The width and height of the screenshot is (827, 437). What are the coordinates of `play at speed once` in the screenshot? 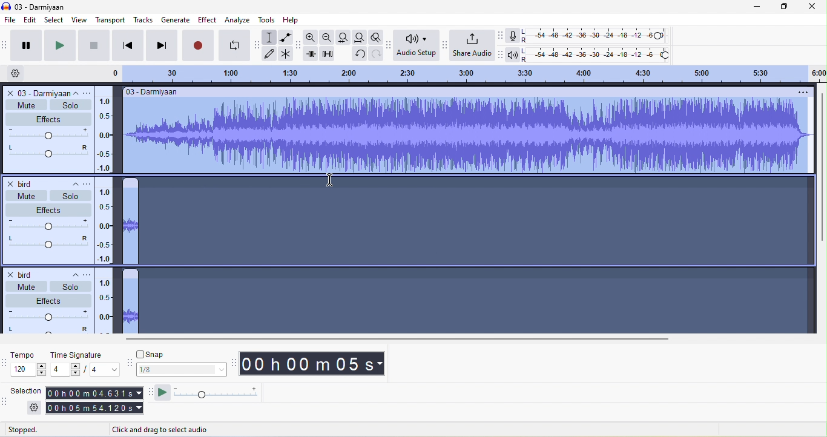 It's located at (163, 393).